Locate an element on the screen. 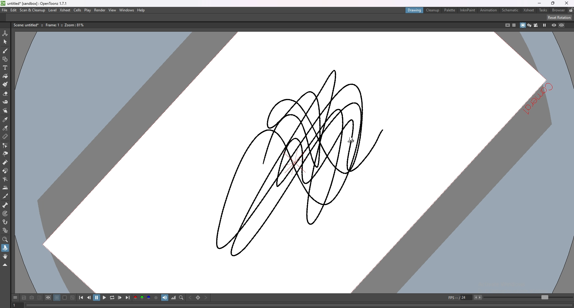  histogram is located at coordinates (173, 298).